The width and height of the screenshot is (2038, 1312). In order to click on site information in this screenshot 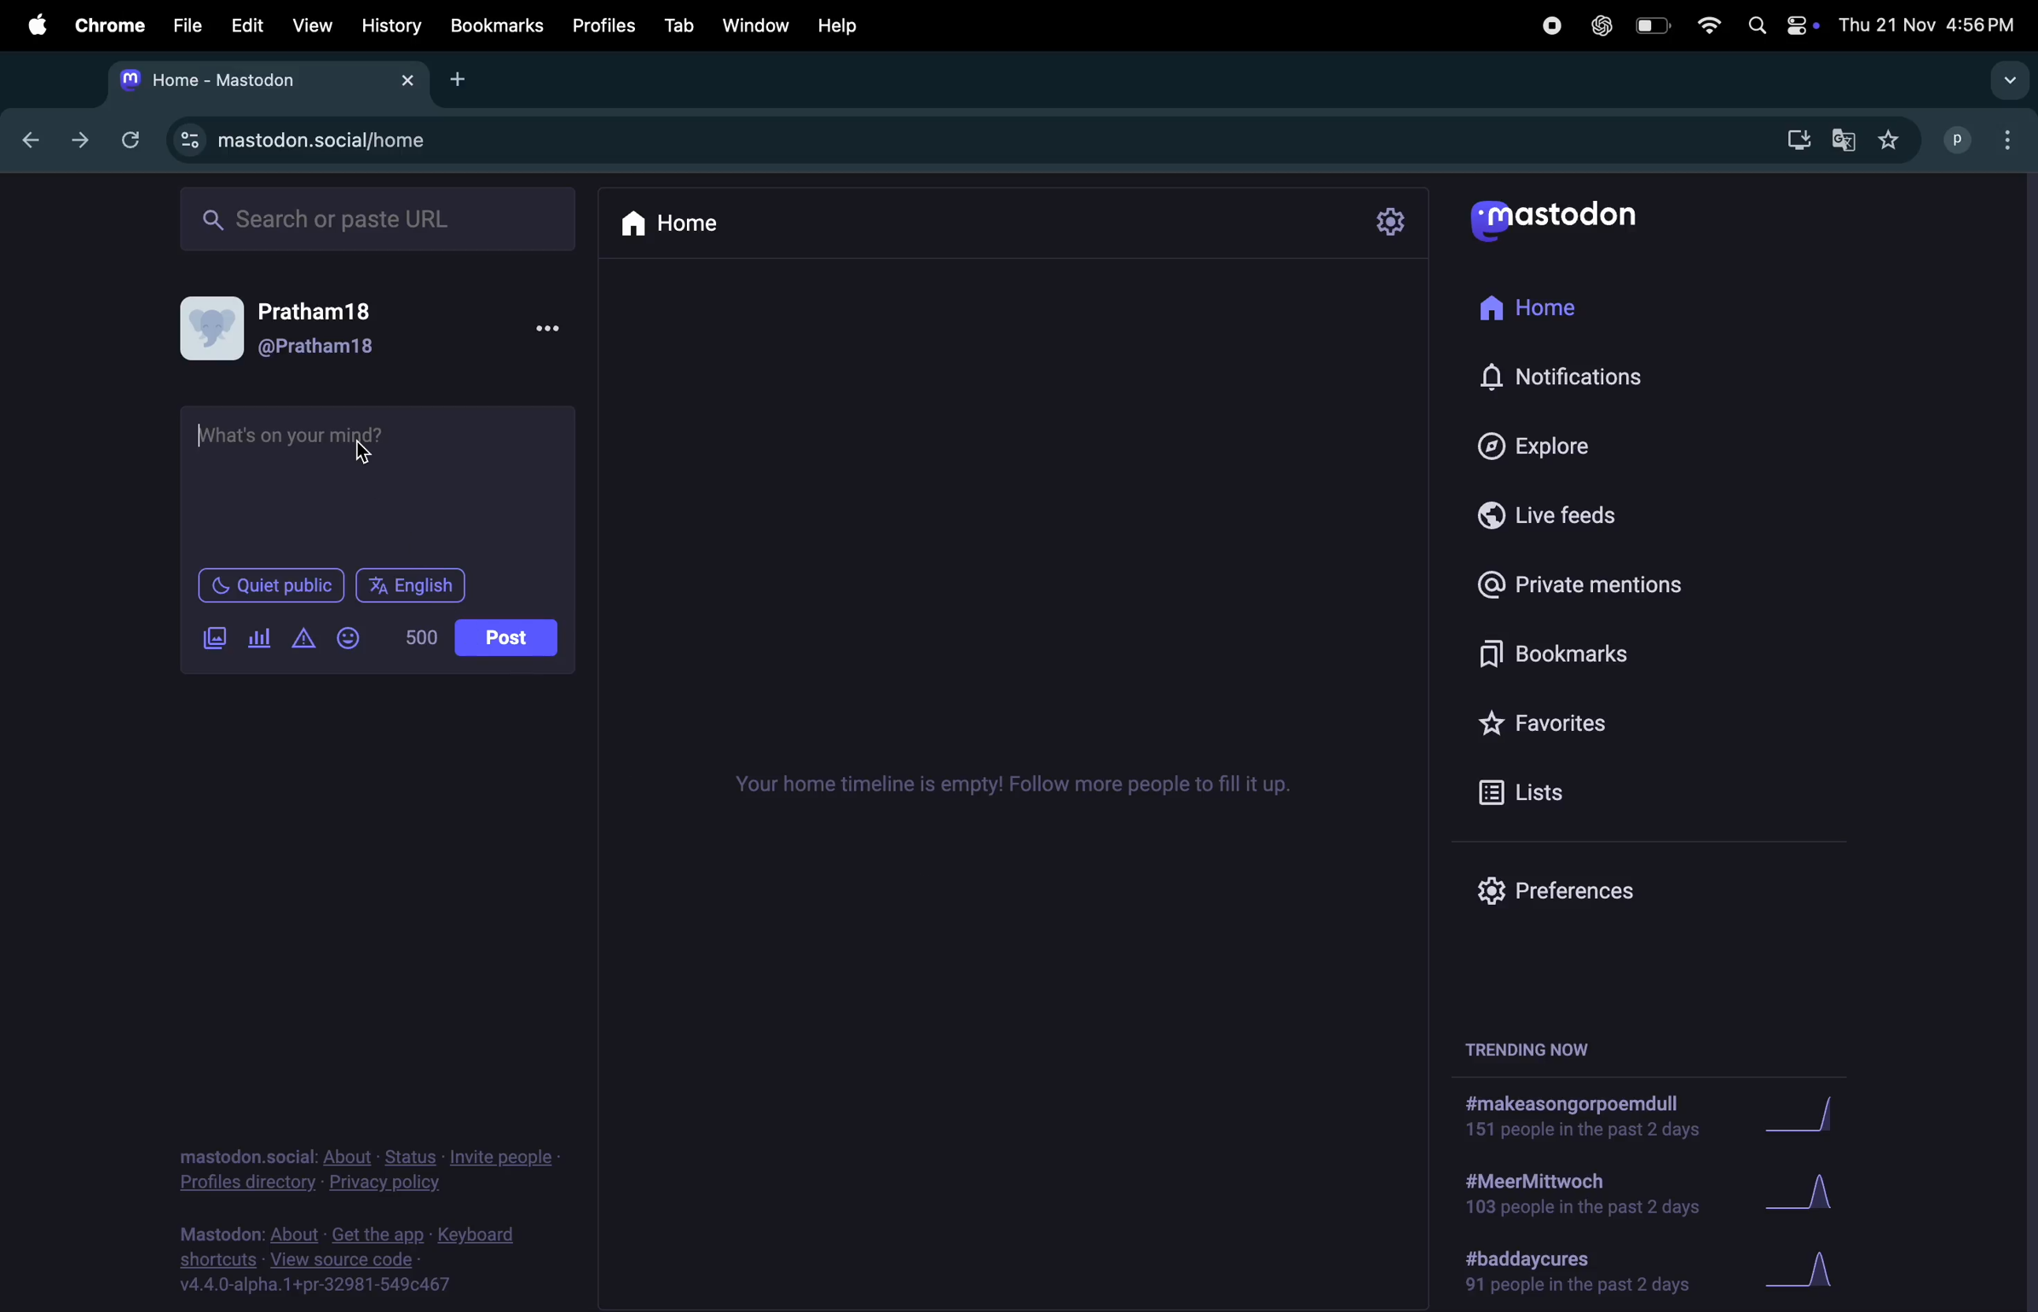, I will do `click(189, 140)`.